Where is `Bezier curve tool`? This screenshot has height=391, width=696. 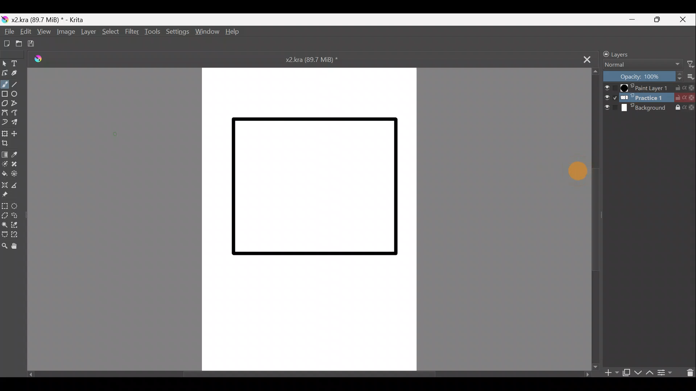
Bezier curve tool is located at coordinates (5, 113).